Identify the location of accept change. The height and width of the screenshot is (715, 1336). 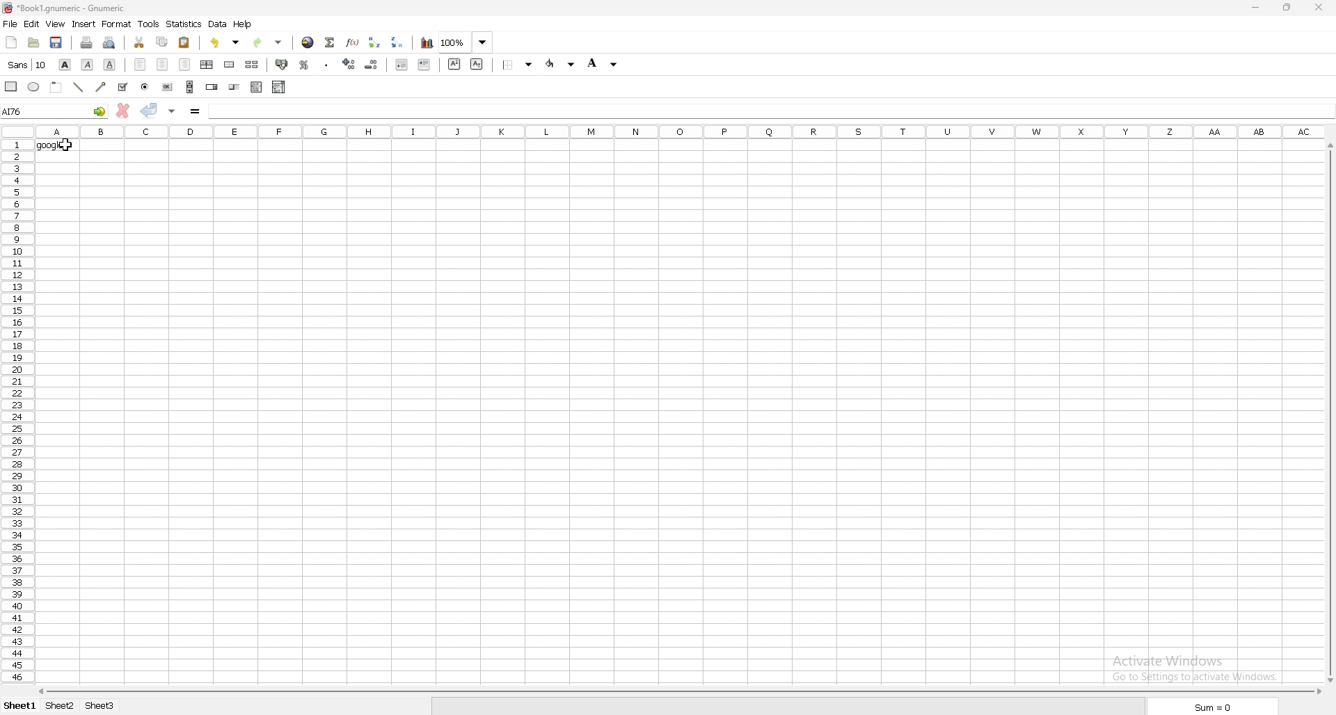
(150, 110).